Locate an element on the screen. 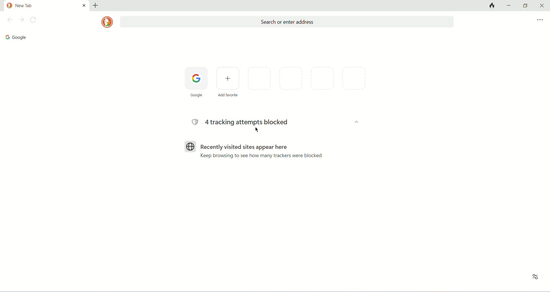  more options is located at coordinates (540, 20).